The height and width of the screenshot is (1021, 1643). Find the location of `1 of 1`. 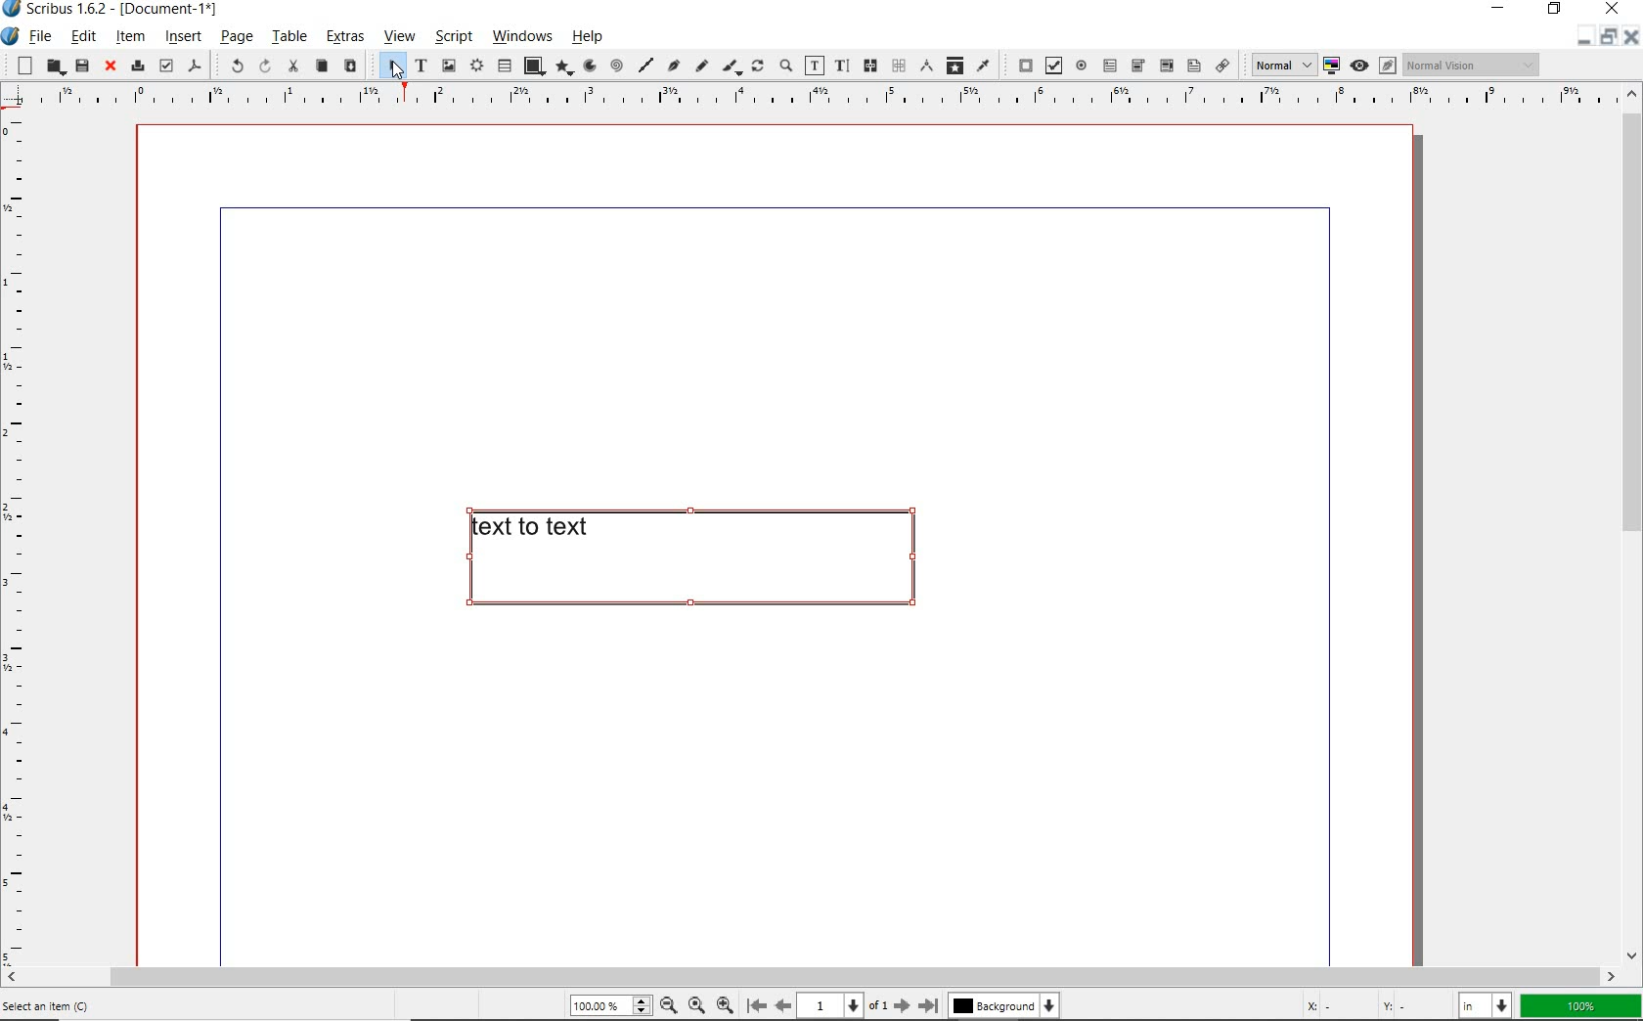

1 of 1 is located at coordinates (842, 1005).